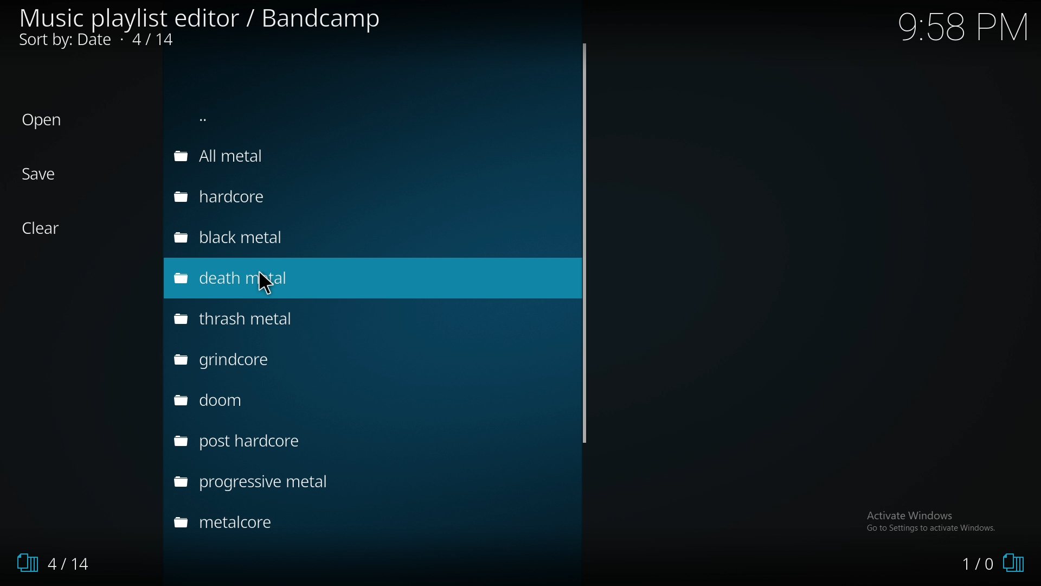  What do you see at coordinates (265, 525) in the screenshot?
I see `music genre` at bounding box center [265, 525].